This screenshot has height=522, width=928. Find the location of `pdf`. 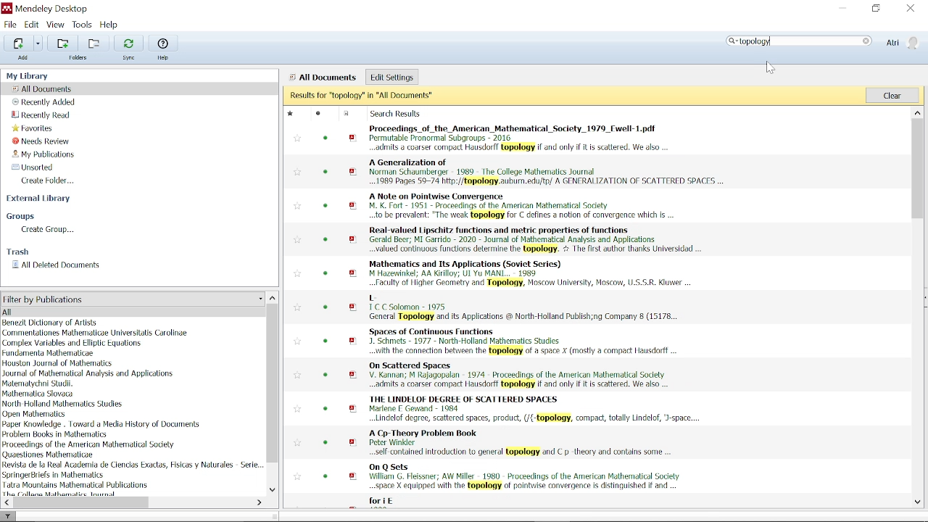

pdf is located at coordinates (353, 136).